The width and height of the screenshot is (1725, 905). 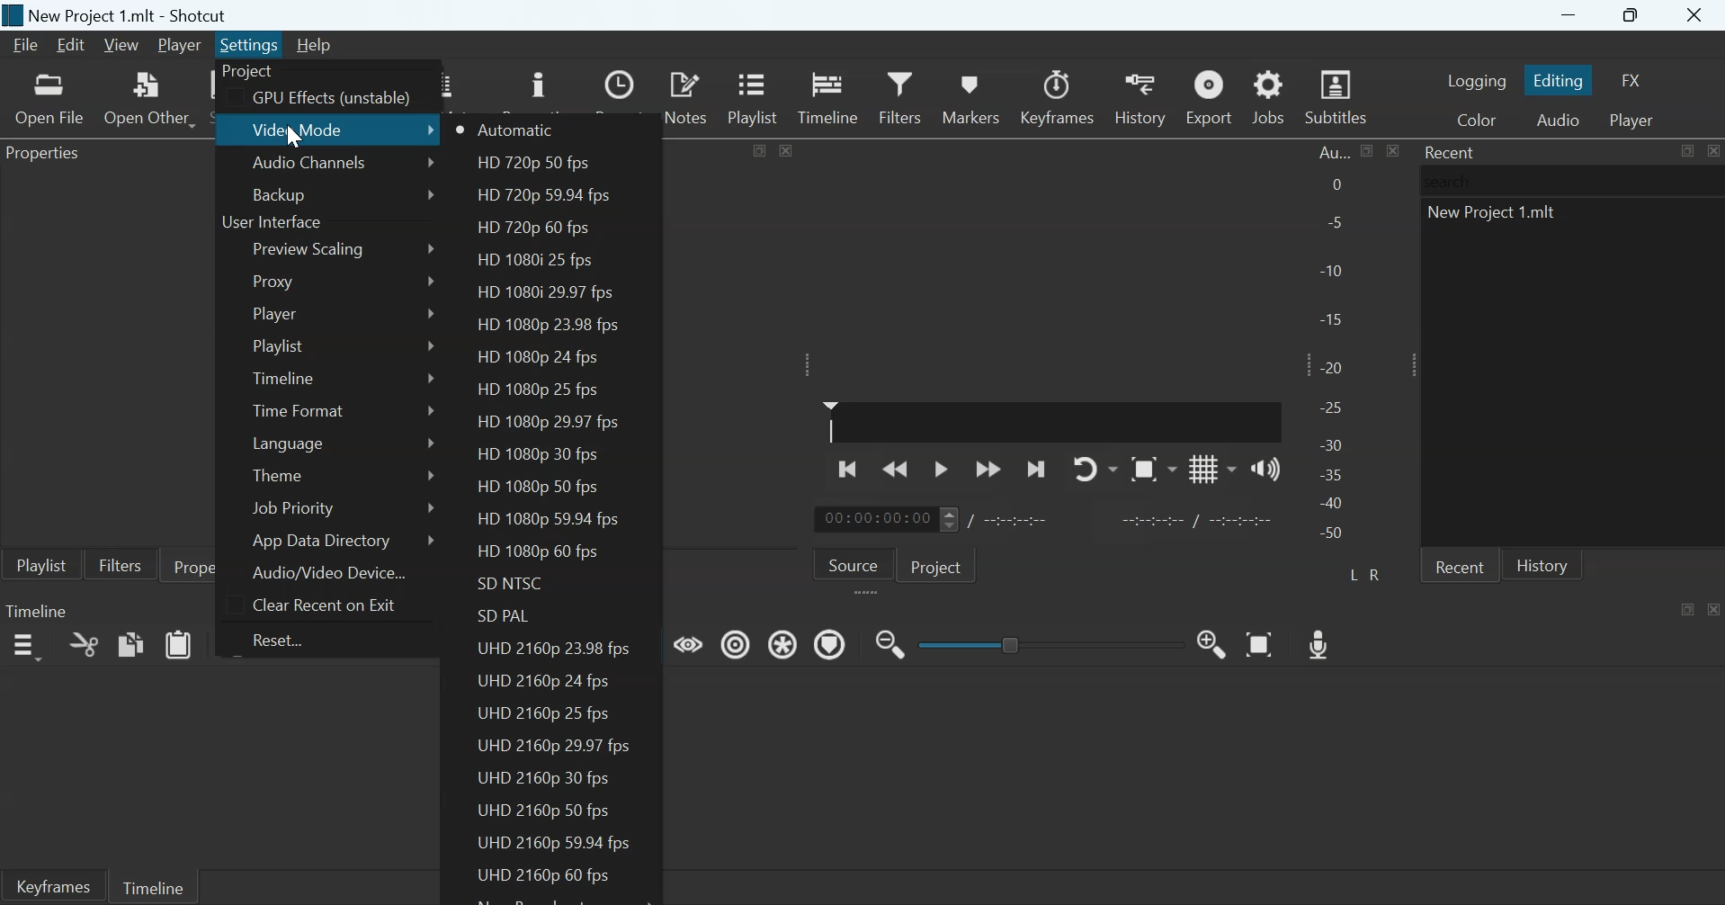 What do you see at coordinates (1712, 150) in the screenshot?
I see `Close` at bounding box center [1712, 150].